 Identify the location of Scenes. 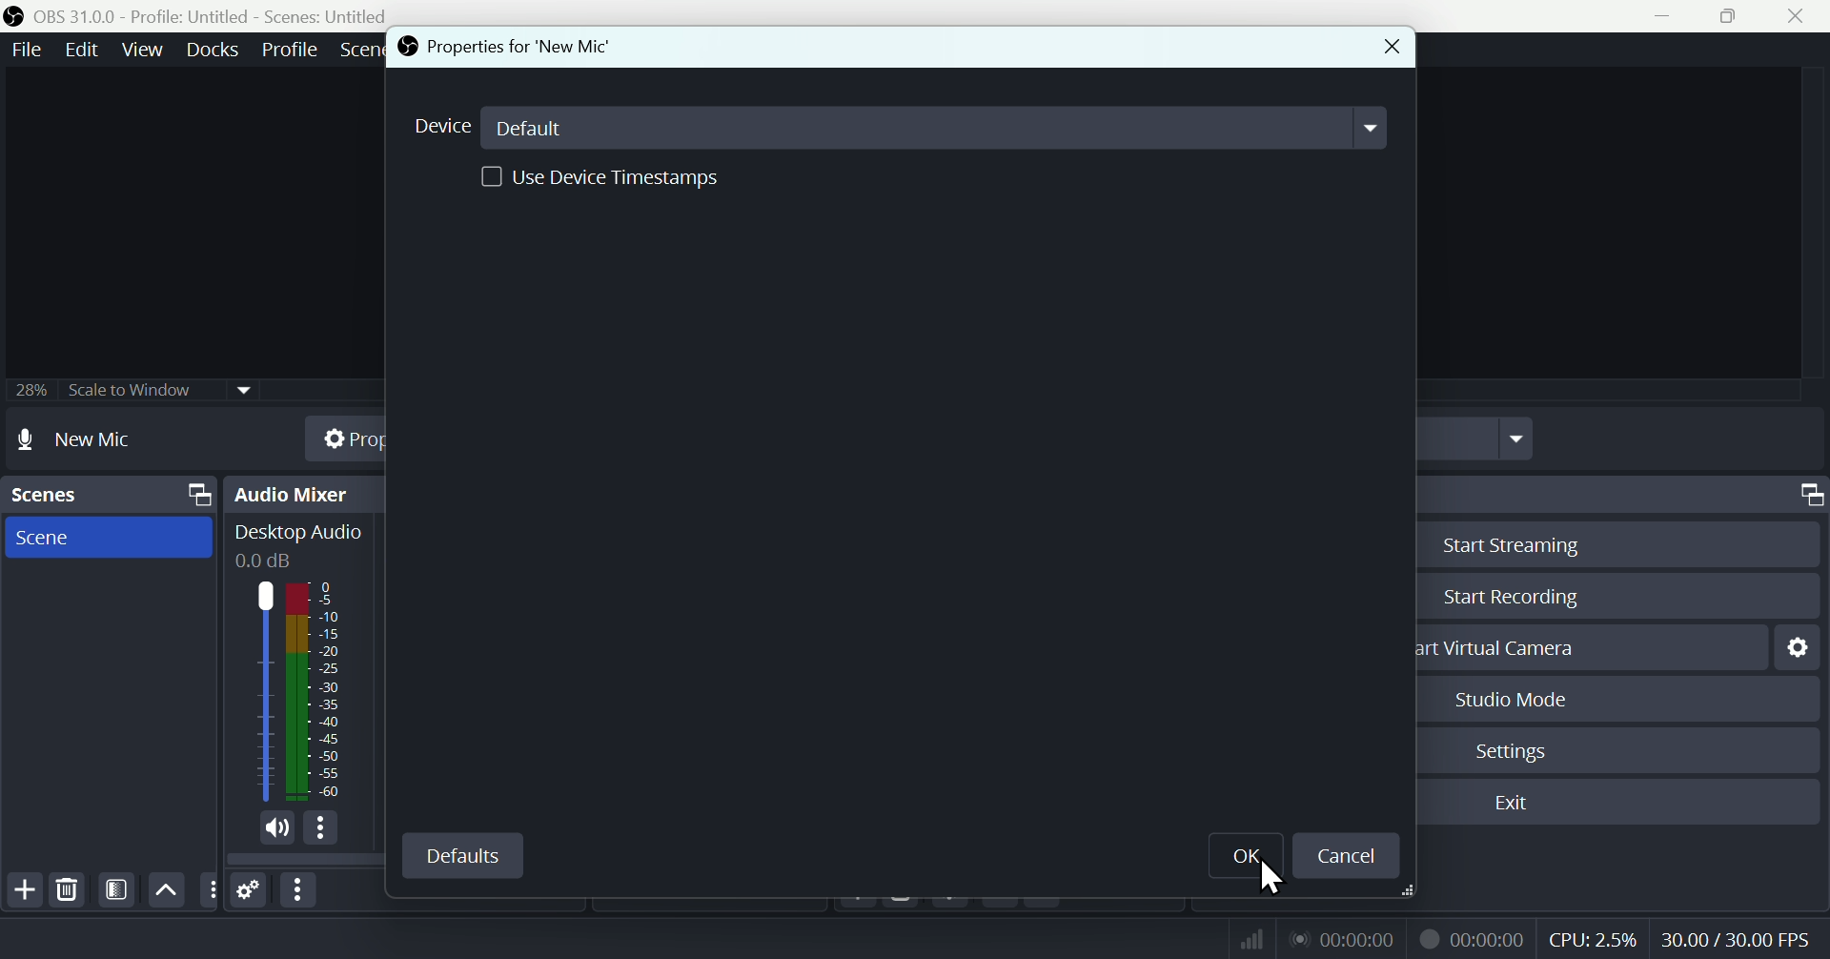
(108, 495).